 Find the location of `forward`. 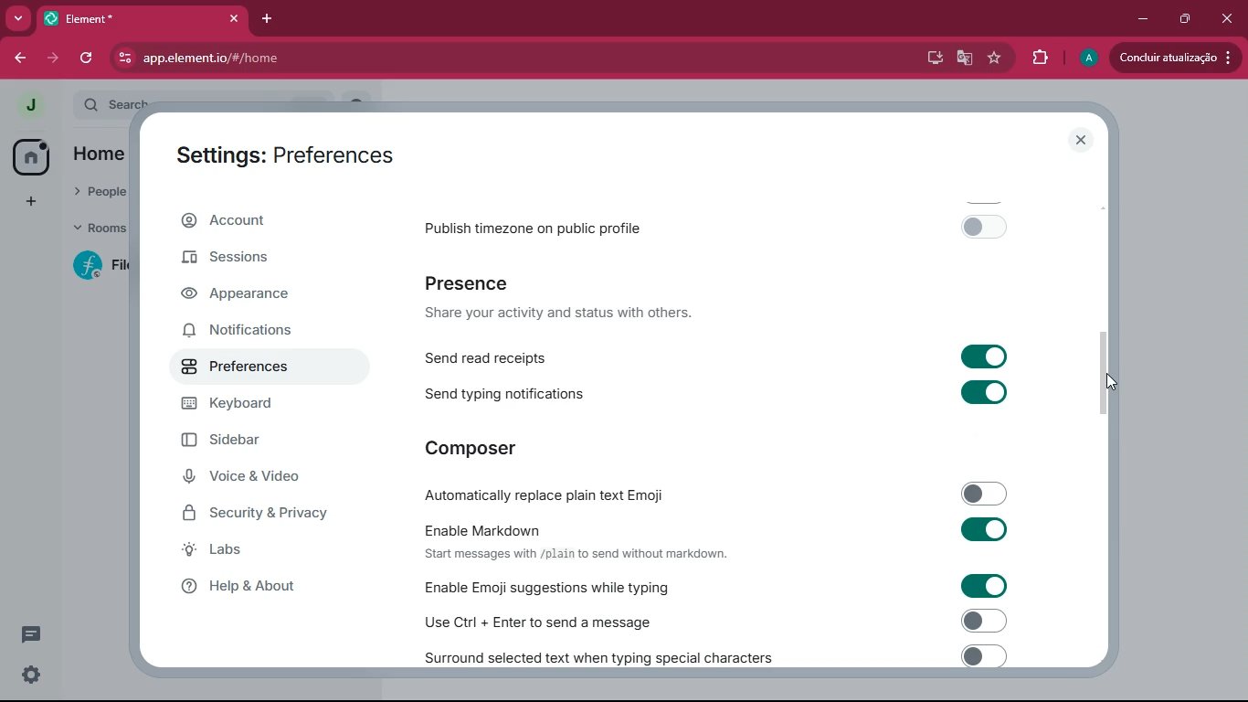

forward is located at coordinates (50, 58).